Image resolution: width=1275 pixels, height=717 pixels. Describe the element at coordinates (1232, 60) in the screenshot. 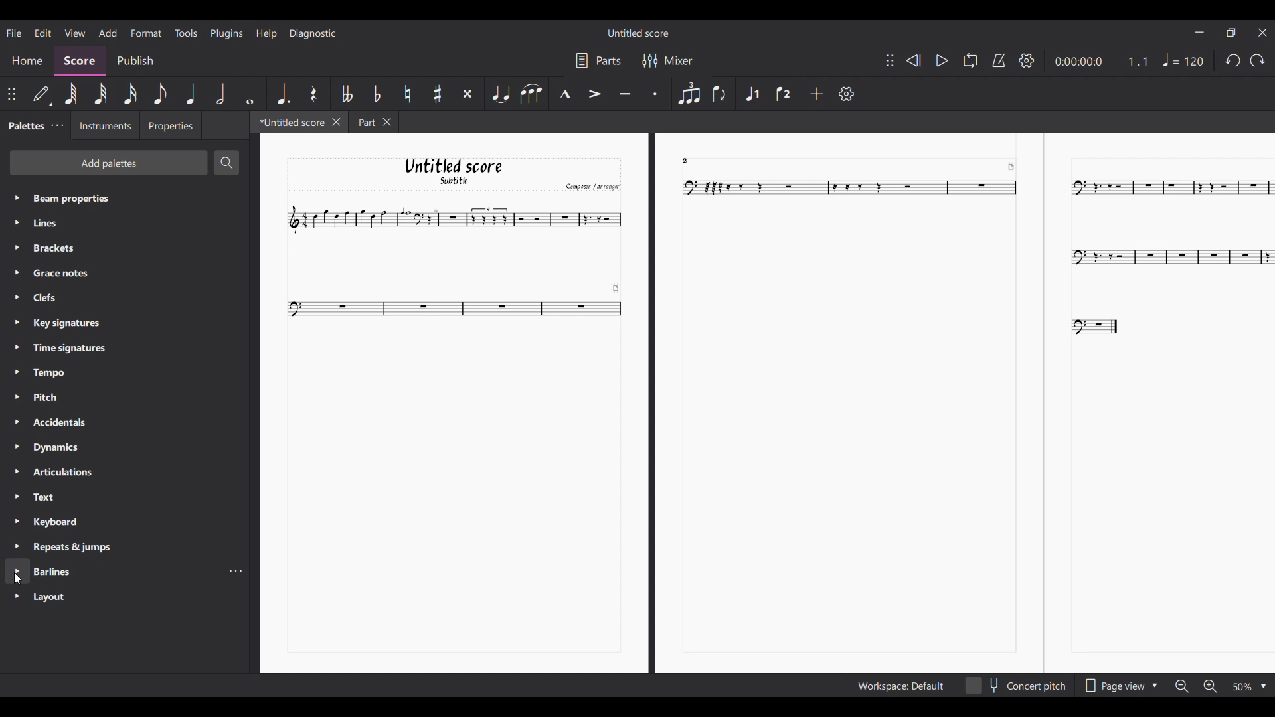

I see `Undo` at that location.